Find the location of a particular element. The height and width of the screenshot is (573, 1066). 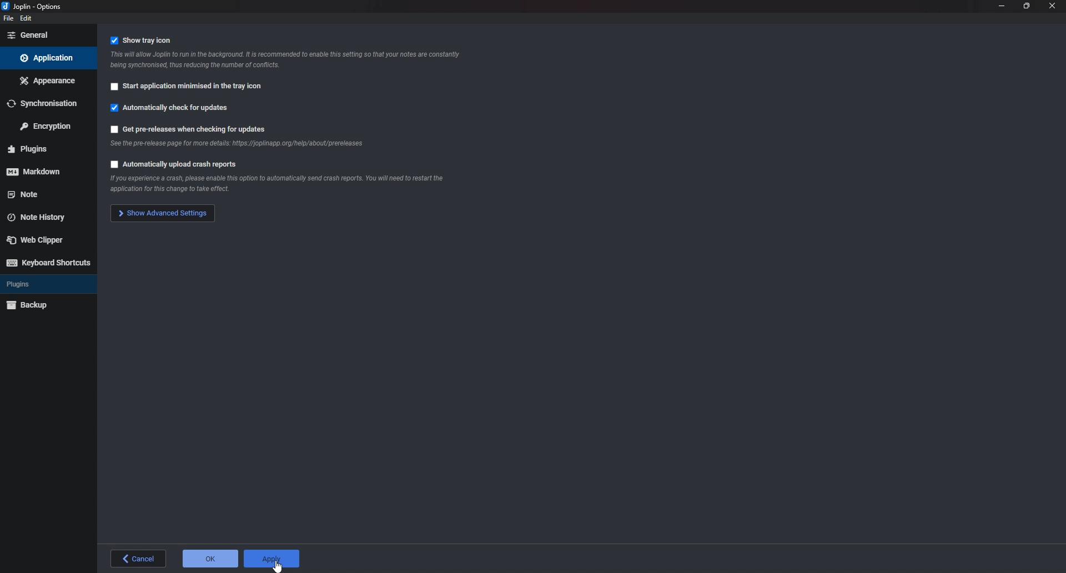

Plugins is located at coordinates (37, 285).